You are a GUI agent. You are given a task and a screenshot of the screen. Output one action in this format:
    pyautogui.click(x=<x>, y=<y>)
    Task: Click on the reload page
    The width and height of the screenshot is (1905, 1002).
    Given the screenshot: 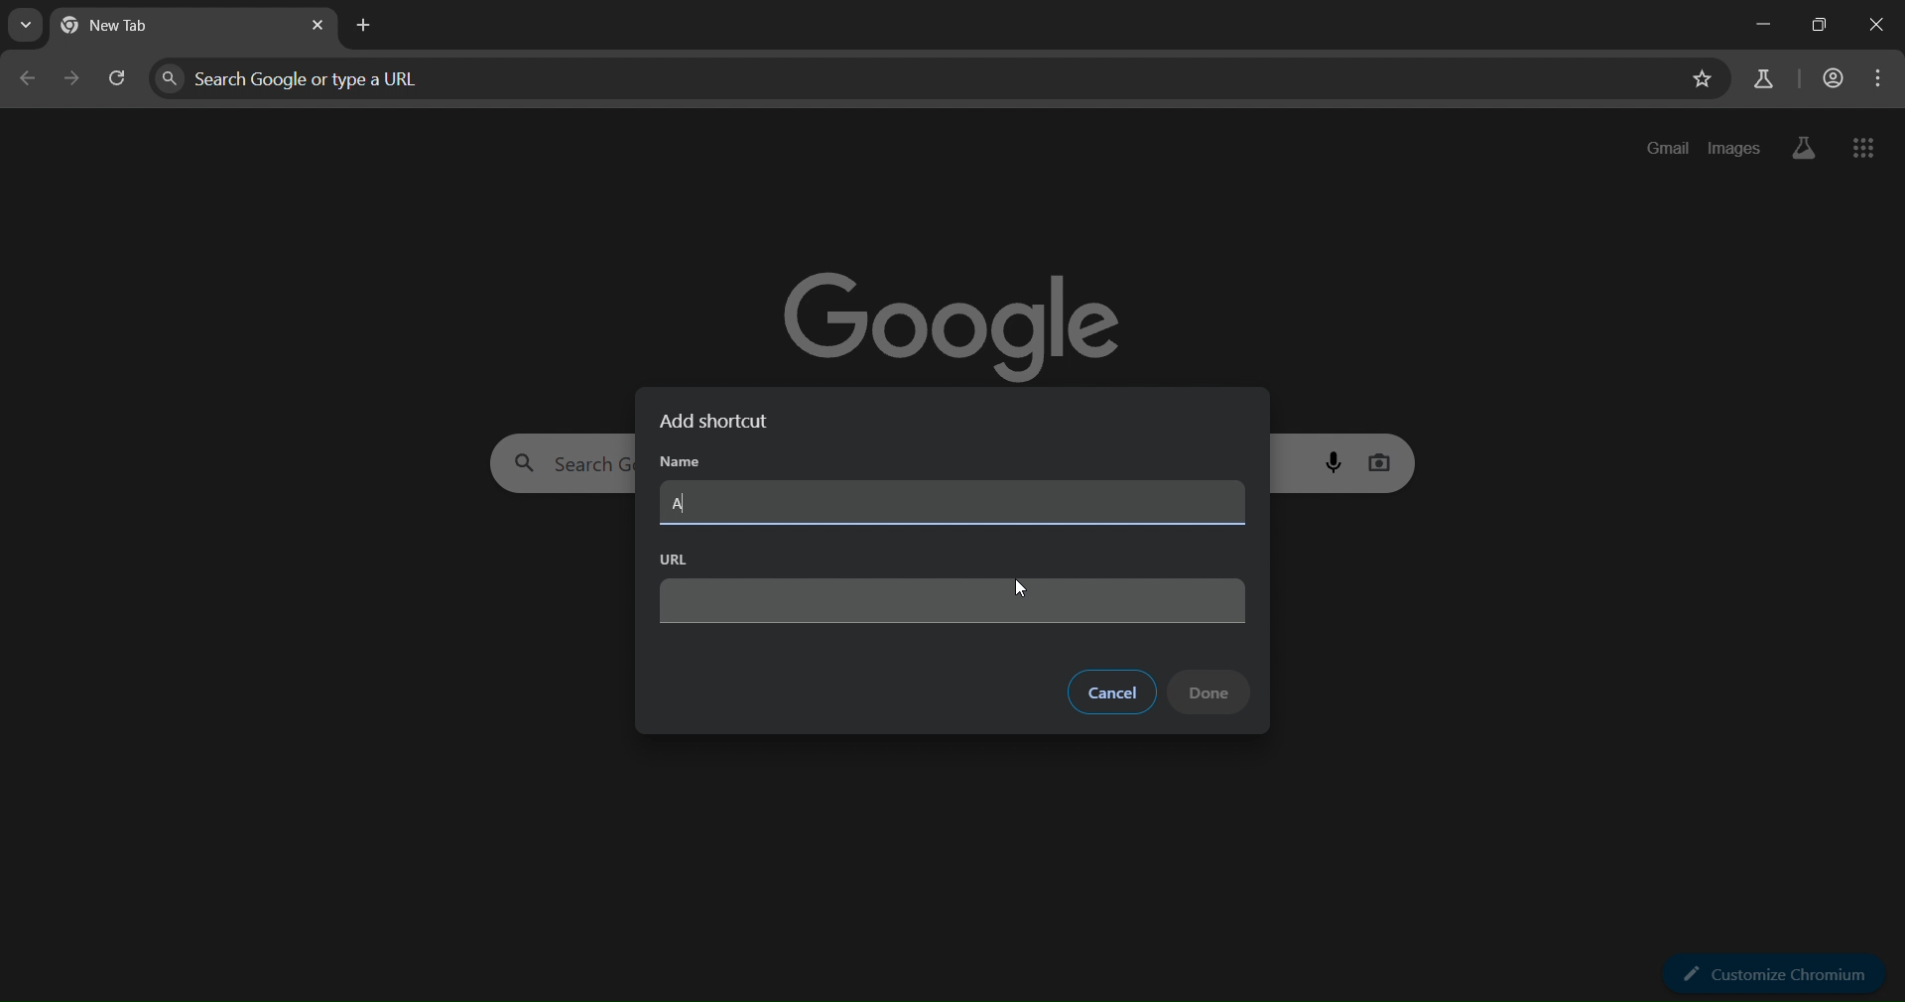 What is the action you would take?
    pyautogui.click(x=118, y=83)
    